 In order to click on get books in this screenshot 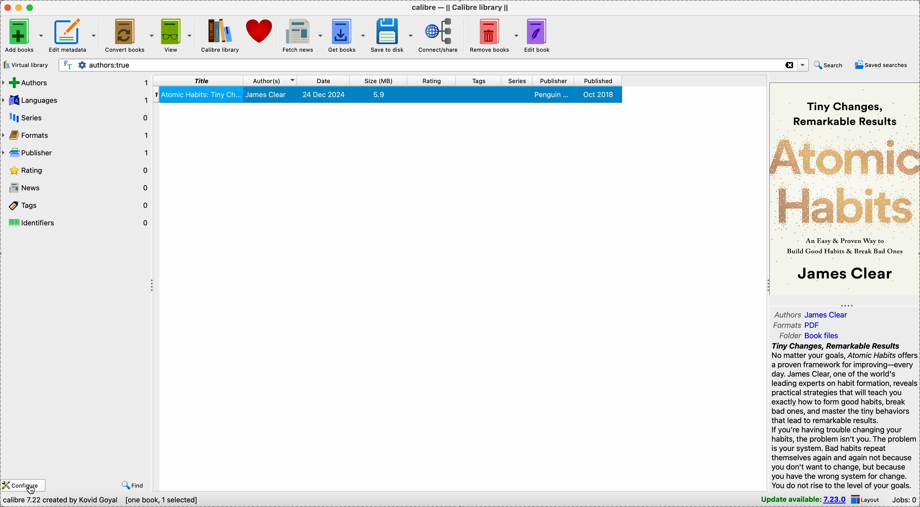, I will do `click(345, 36)`.